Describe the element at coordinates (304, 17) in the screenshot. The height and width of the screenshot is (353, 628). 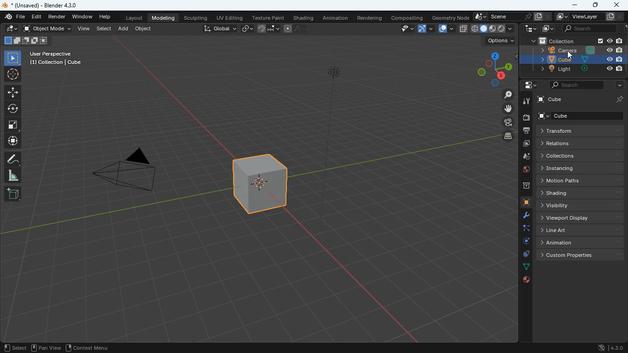
I see `shading` at that location.